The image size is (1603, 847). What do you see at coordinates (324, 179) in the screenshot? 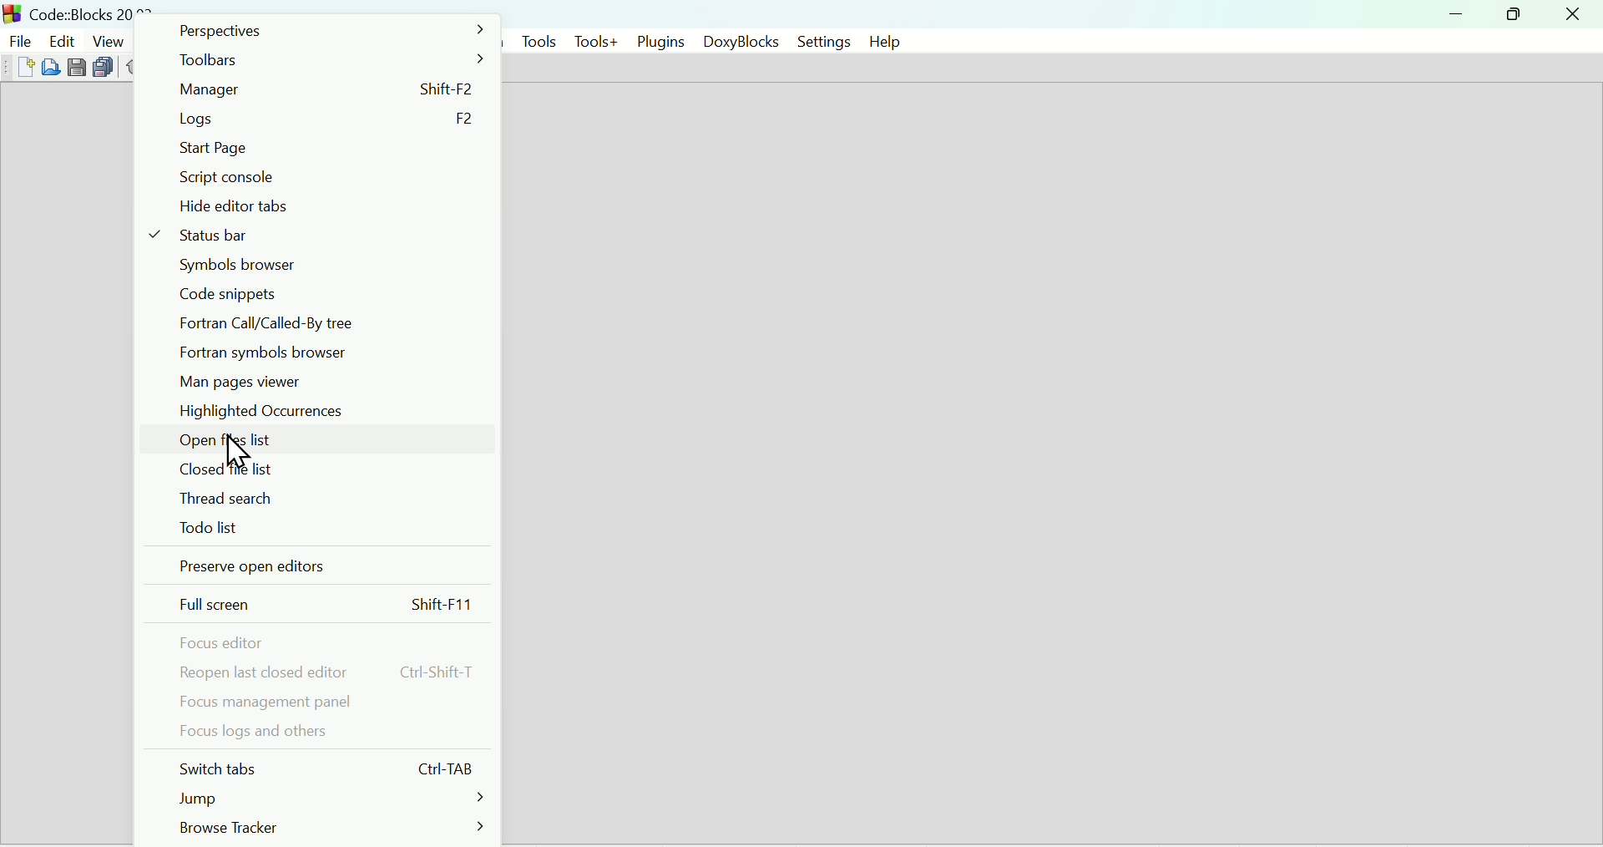
I see `Script console` at bounding box center [324, 179].